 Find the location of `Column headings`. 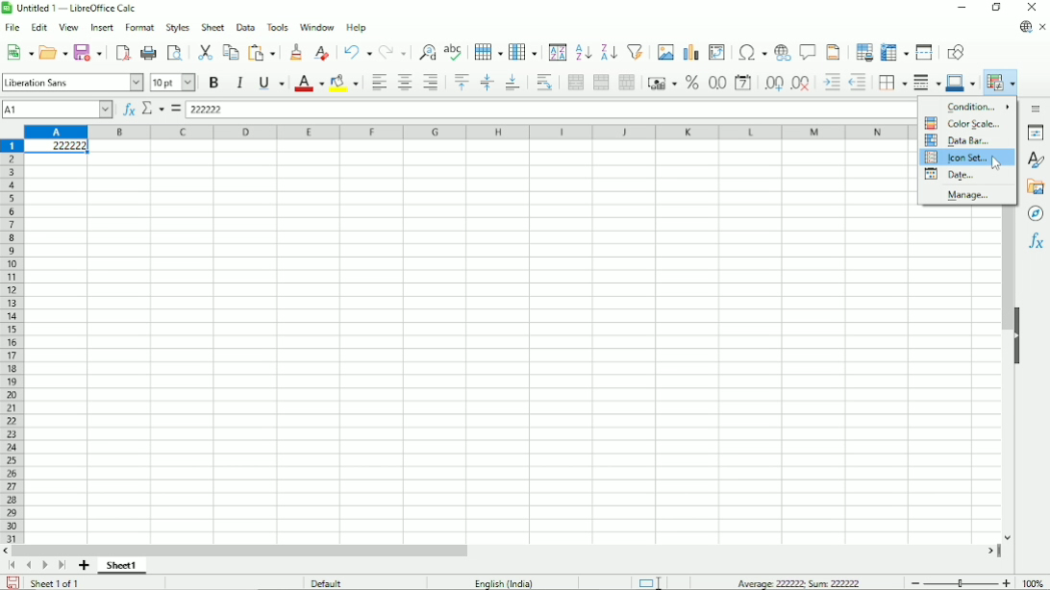

Column headings is located at coordinates (468, 131).